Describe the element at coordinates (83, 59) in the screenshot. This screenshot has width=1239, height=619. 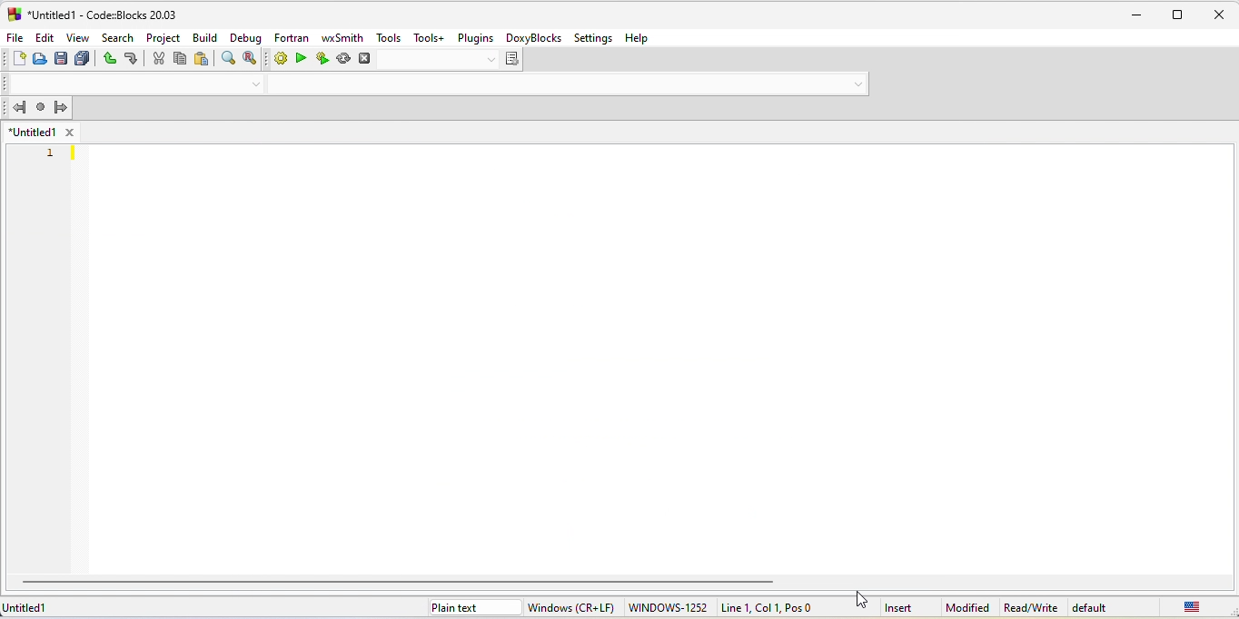
I see `save everything` at that location.